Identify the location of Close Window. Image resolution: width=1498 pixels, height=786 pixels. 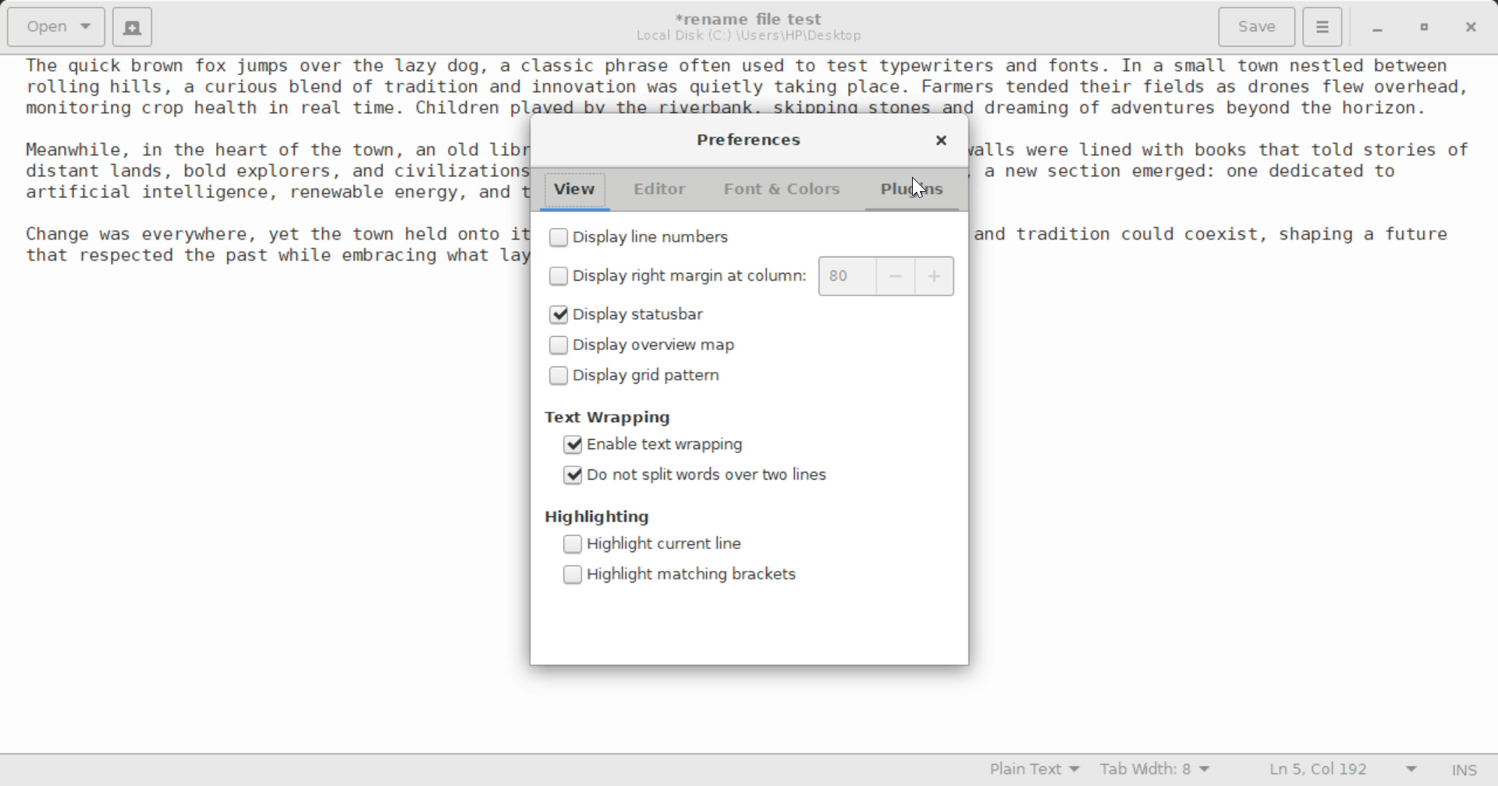
(1473, 26).